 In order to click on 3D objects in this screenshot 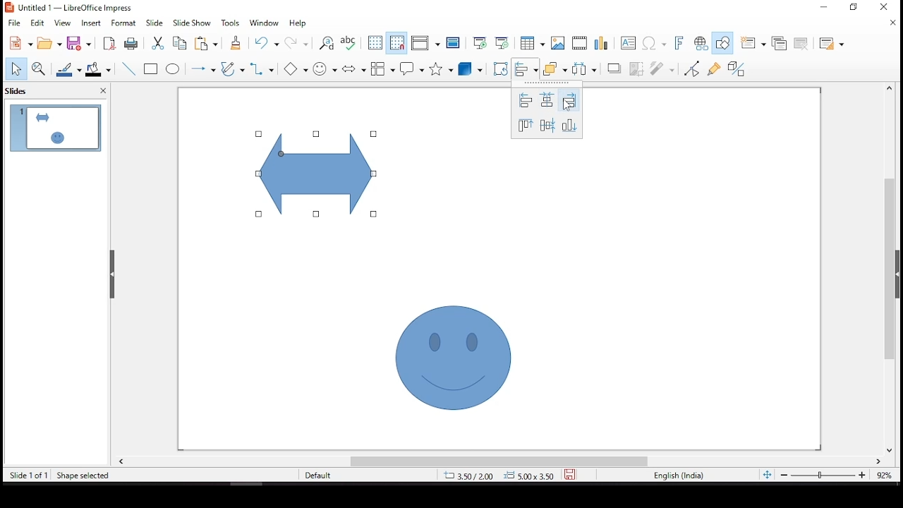, I will do `click(469, 69)`.